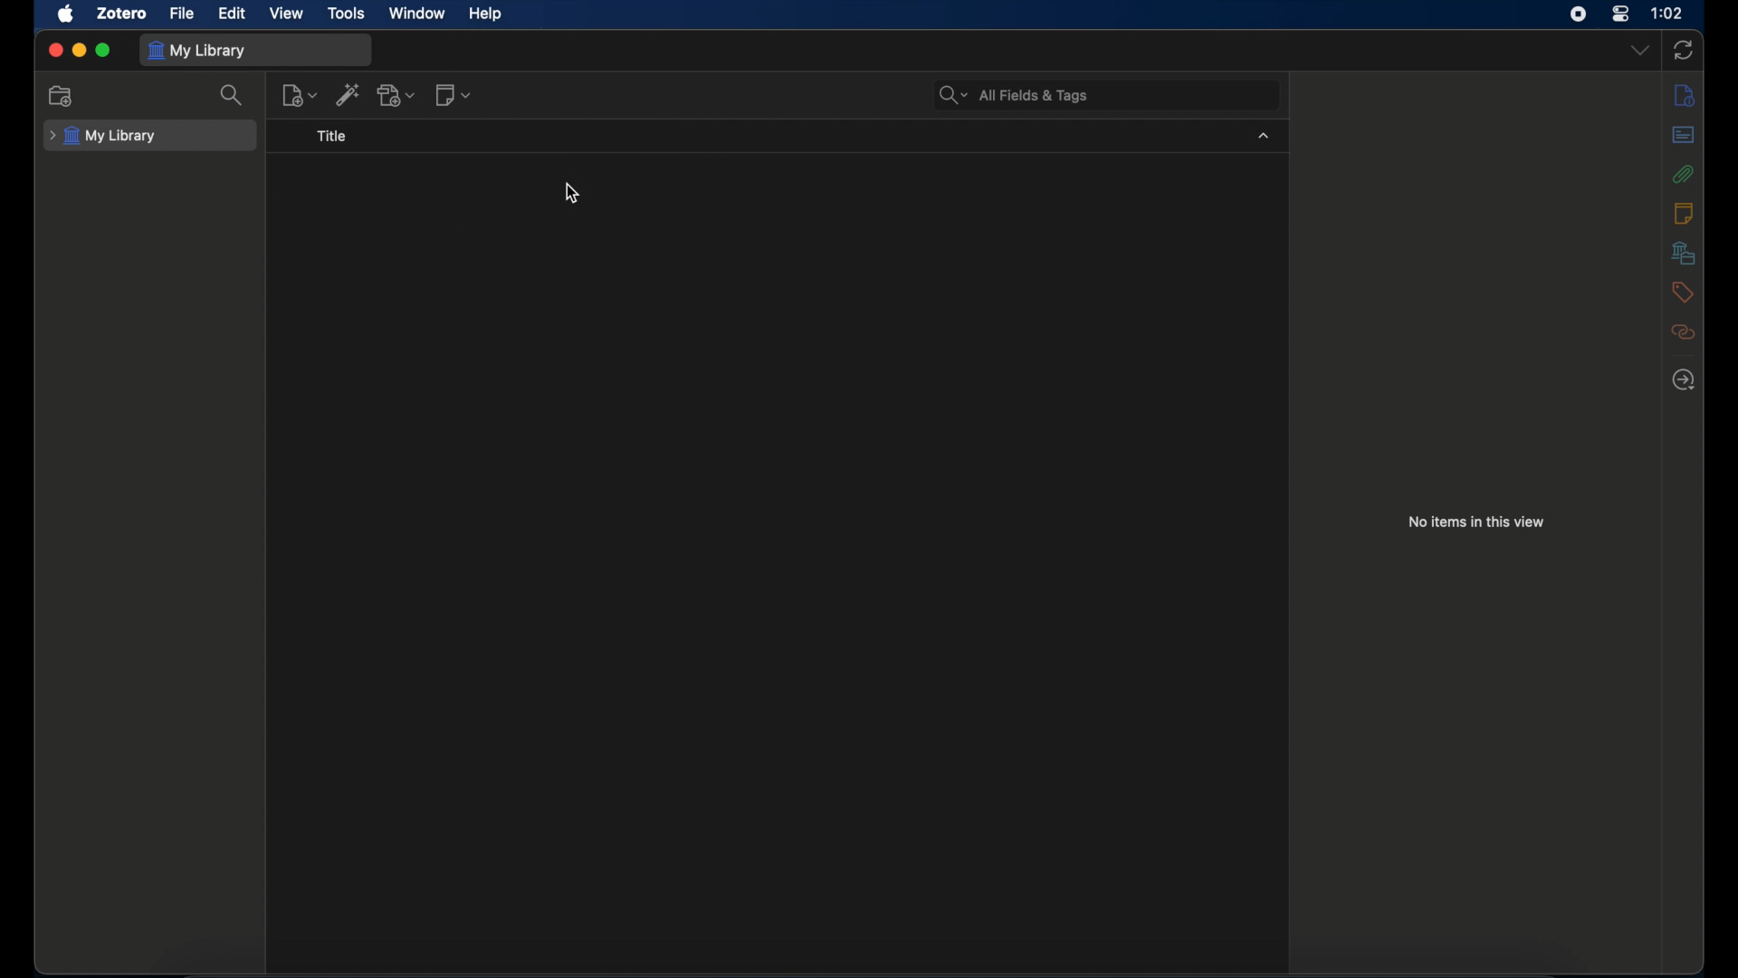 This screenshot has width=1738, height=978. What do you see at coordinates (233, 14) in the screenshot?
I see `edit` at bounding box center [233, 14].